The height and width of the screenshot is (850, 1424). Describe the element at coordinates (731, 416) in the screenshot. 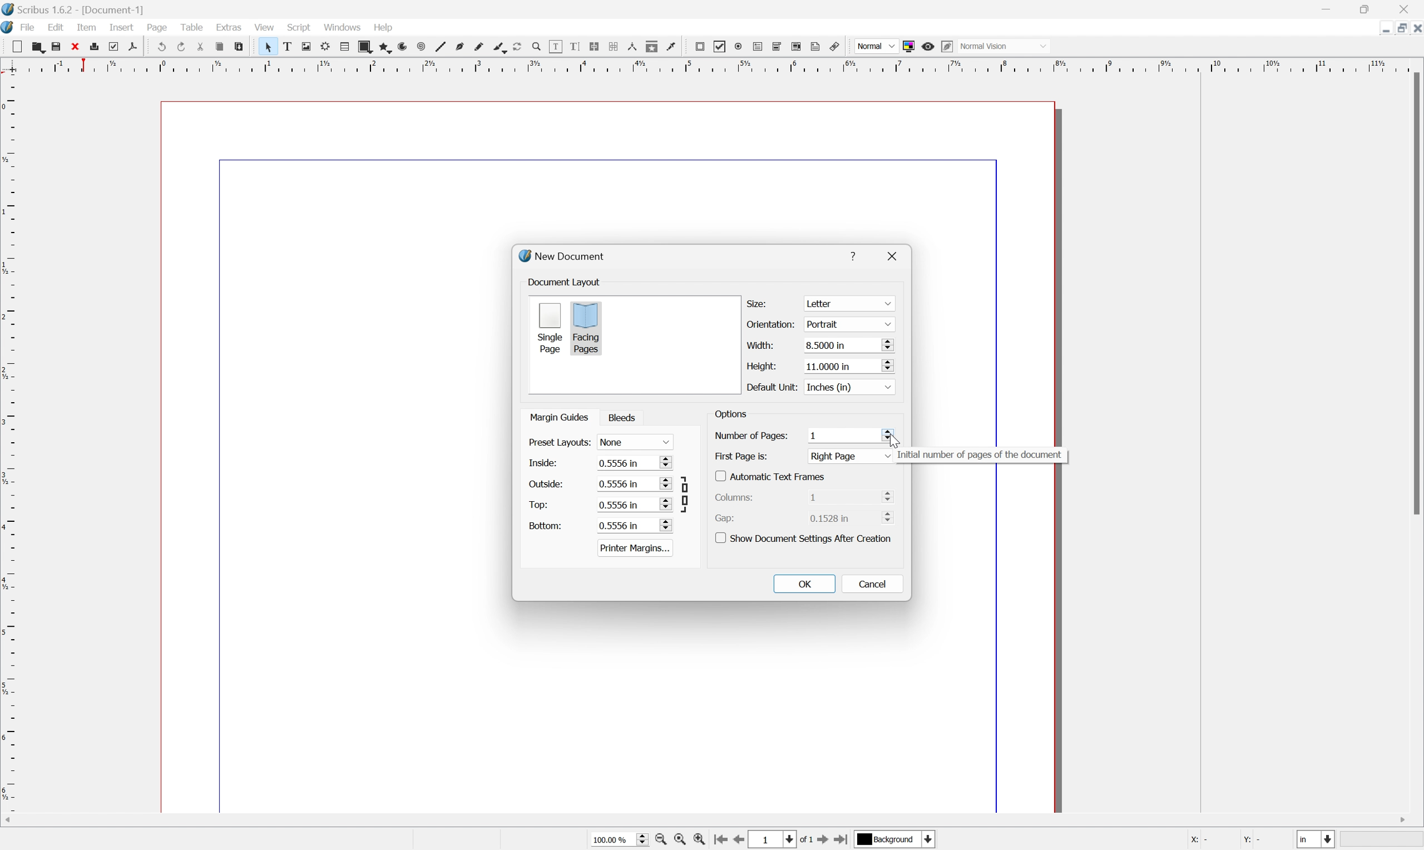

I see `Options` at that location.